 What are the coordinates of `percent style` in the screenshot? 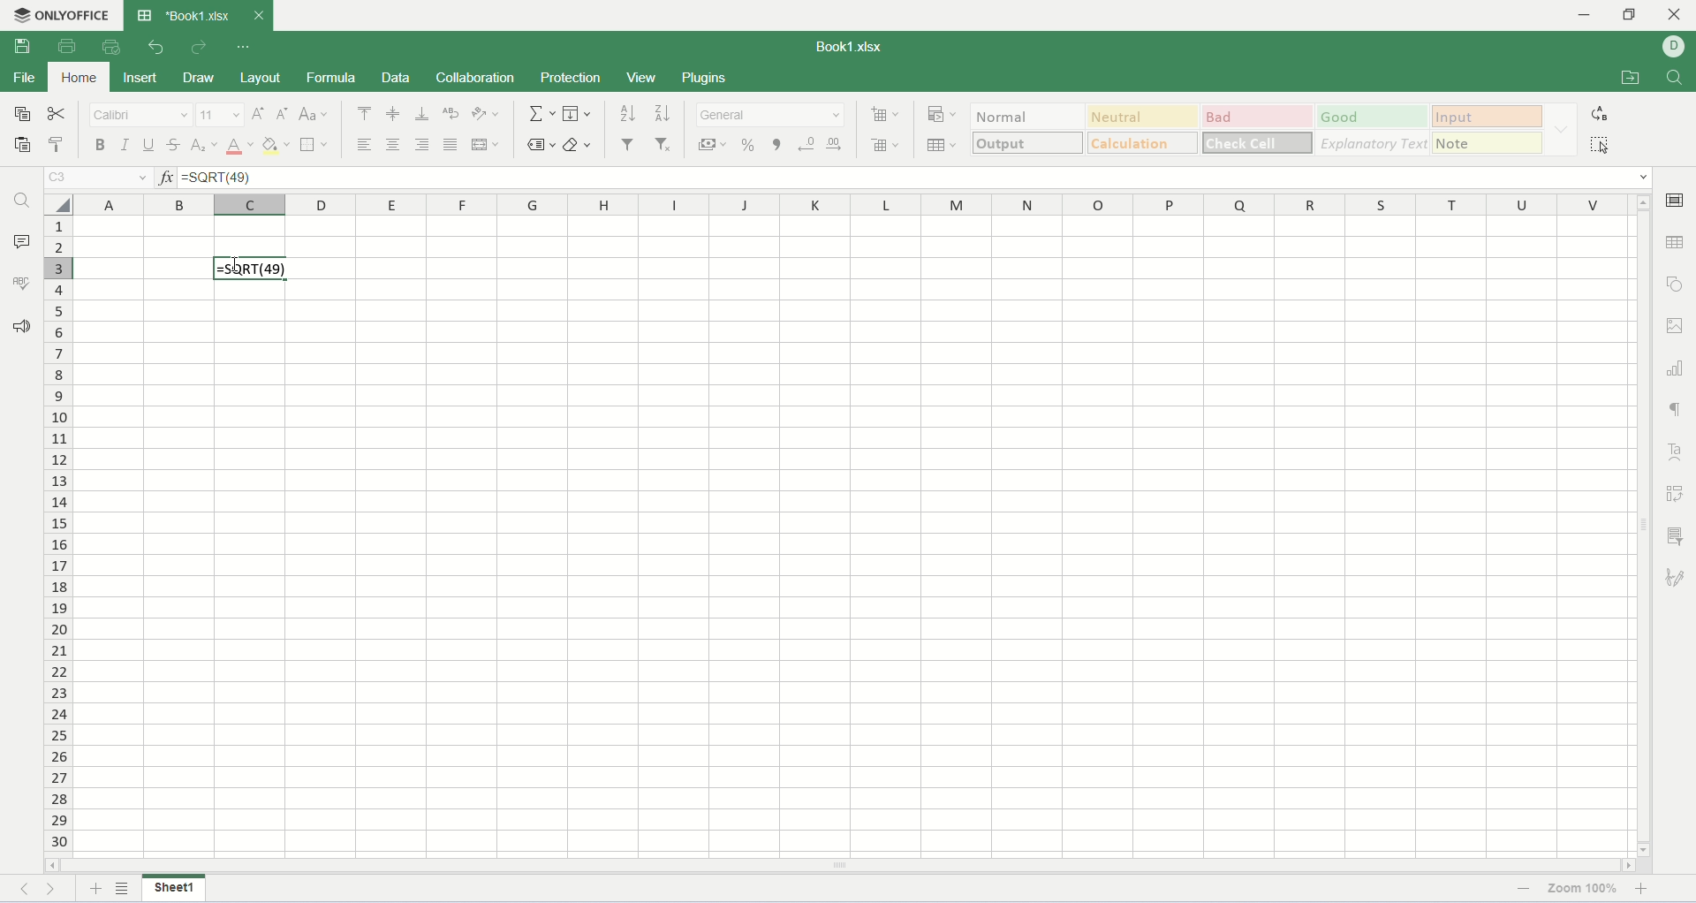 It's located at (750, 142).